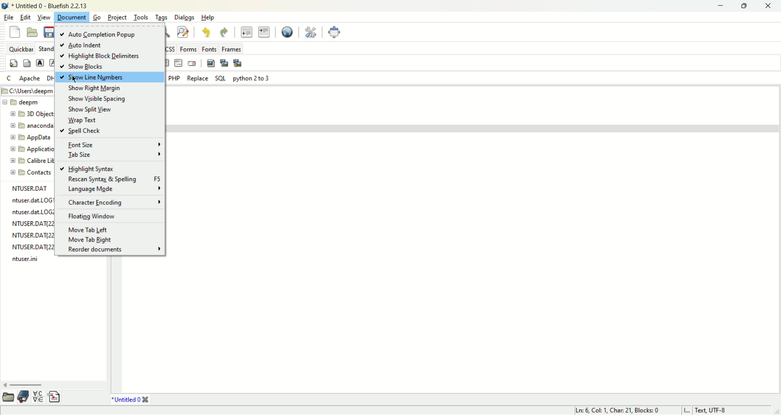  I want to click on wrap text, so click(81, 120).